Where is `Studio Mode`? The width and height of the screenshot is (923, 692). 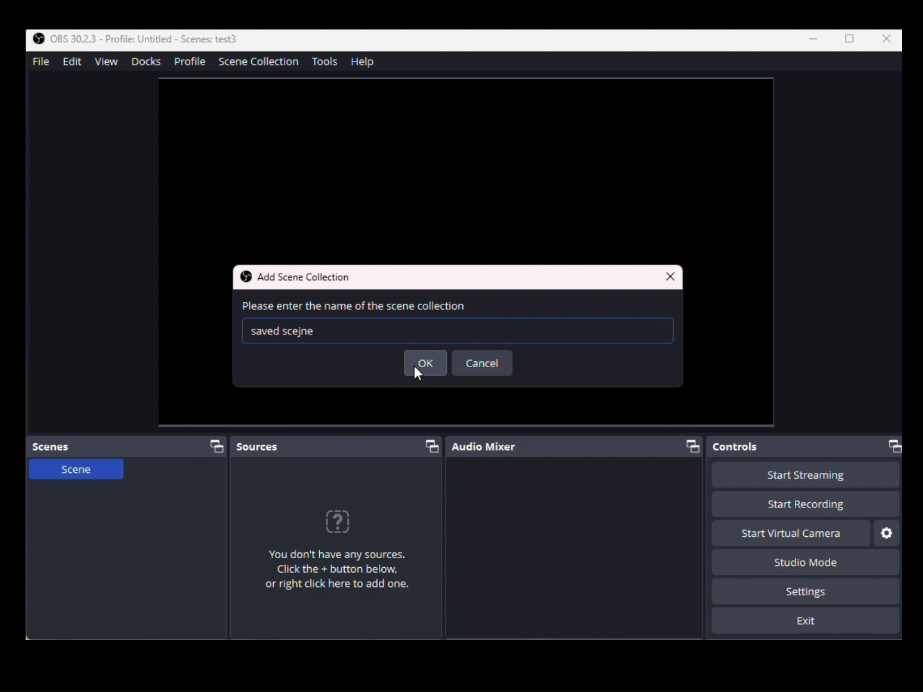 Studio Mode is located at coordinates (801, 561).